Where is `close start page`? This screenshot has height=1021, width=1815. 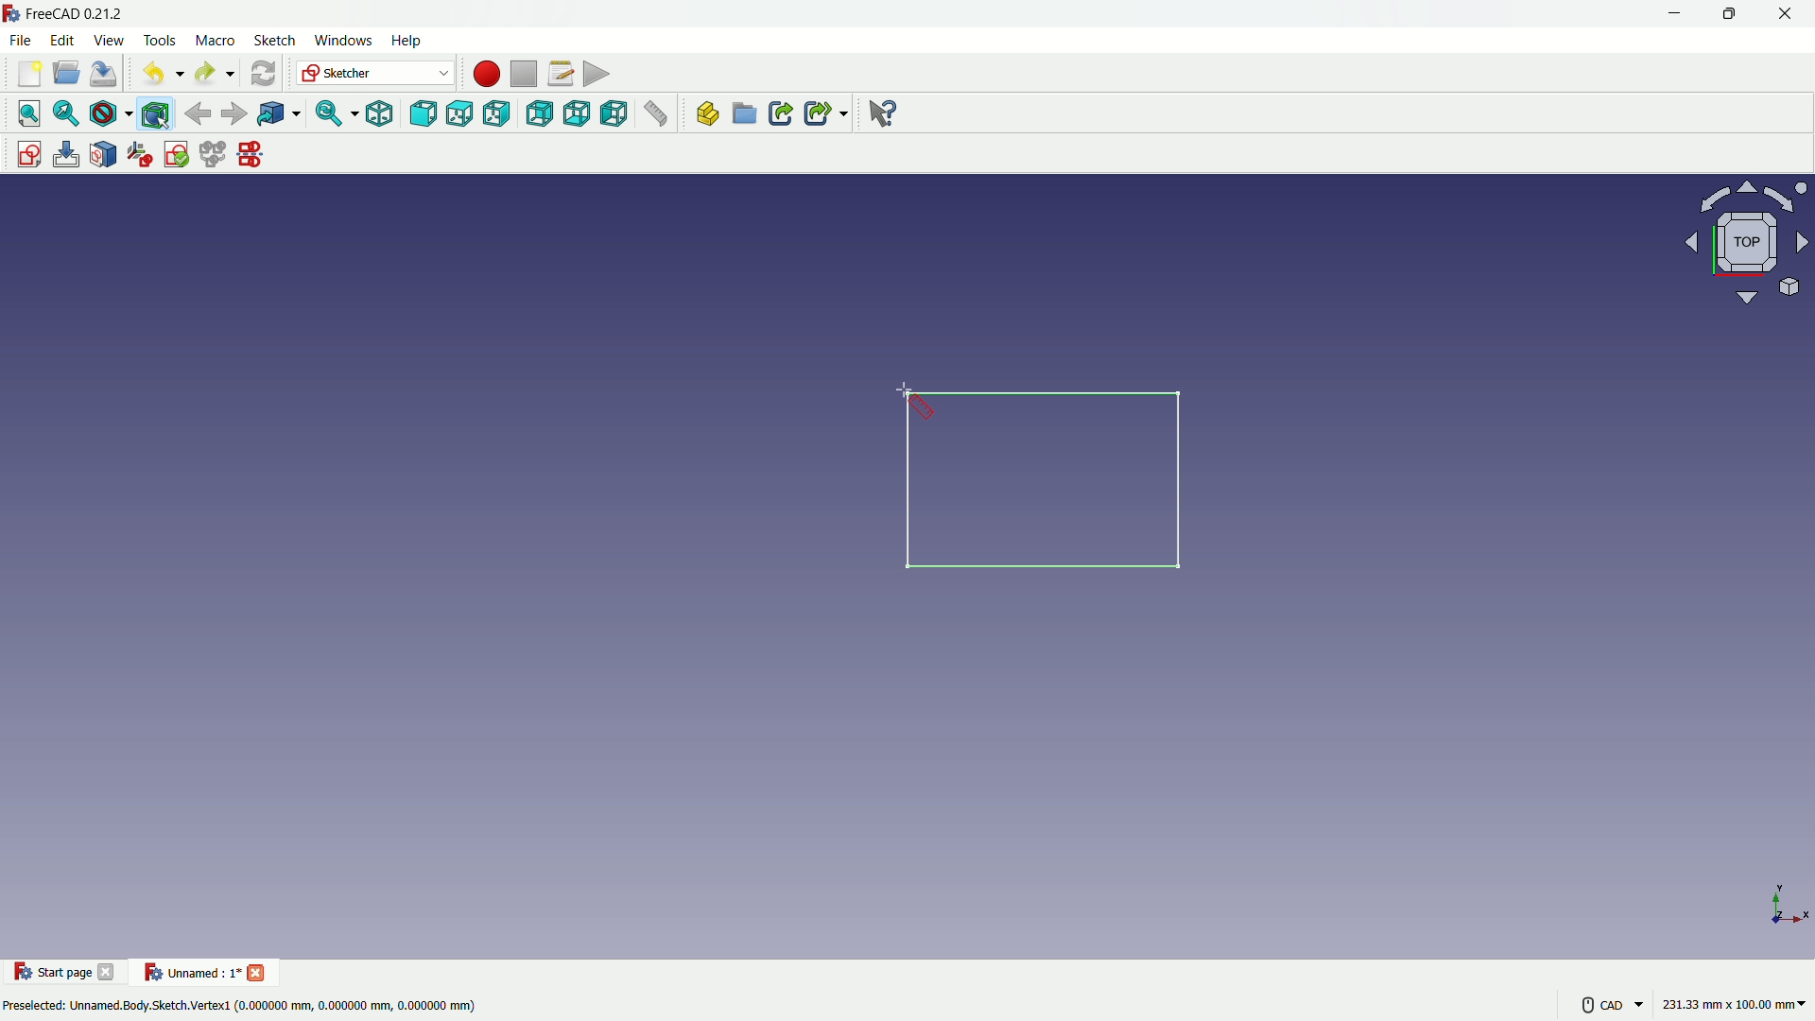
close start page is located at coordinates (109, 976).